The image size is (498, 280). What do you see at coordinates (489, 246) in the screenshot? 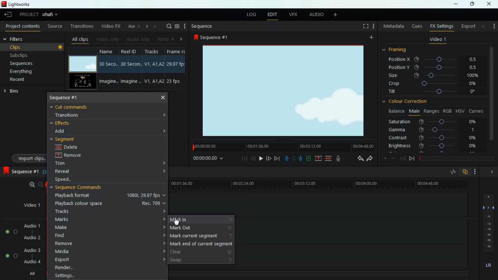
I see `-42 (layer)` at bounding box center [489, 246].